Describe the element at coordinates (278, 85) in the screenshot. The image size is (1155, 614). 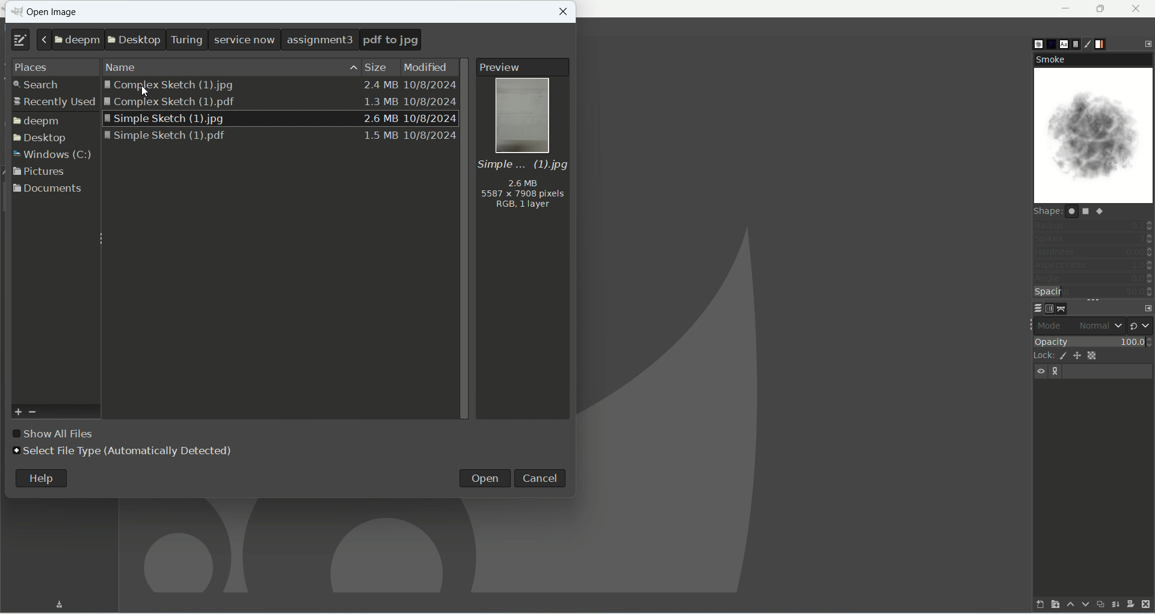
I see `| Complex Sketch` at that location.